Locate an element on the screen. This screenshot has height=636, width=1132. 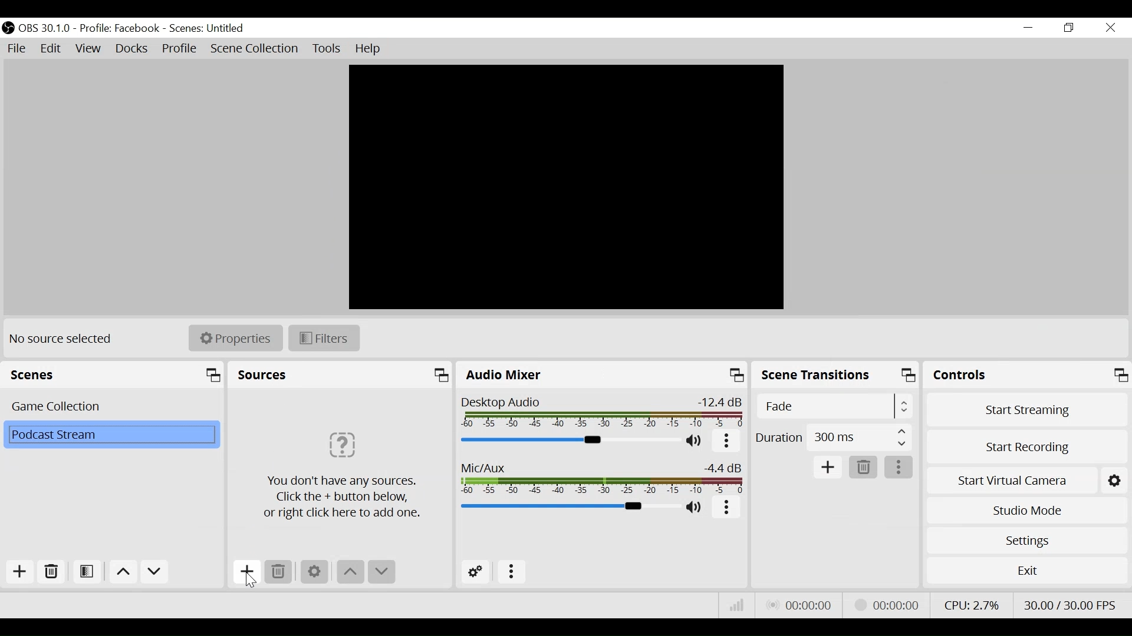
Select Scene Transitions is located at coordinates (835, 405).